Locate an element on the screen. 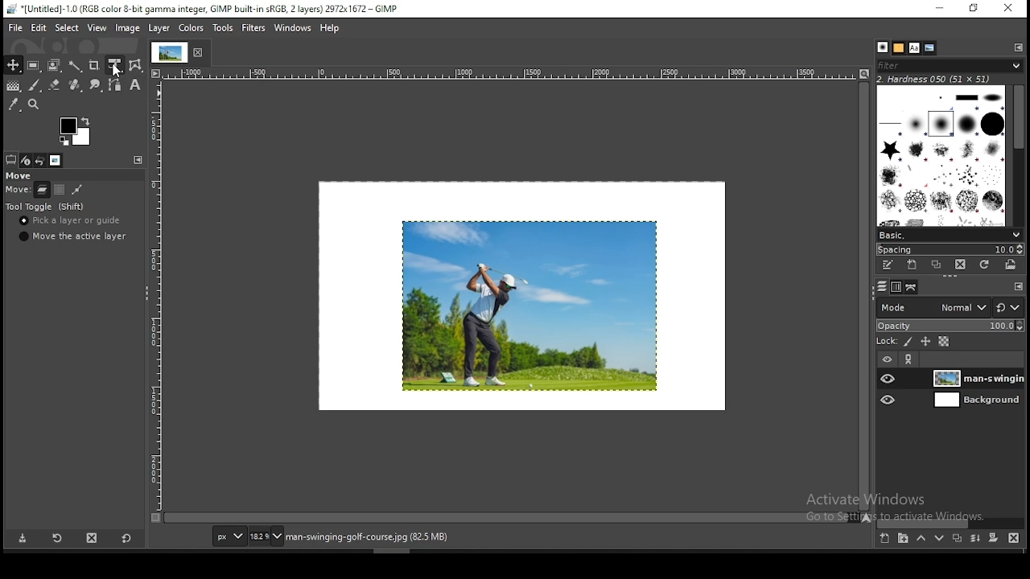 Image resolution: width=1030 pixels, height=579 pixels. zoom status is located at coordinates (267, 536).